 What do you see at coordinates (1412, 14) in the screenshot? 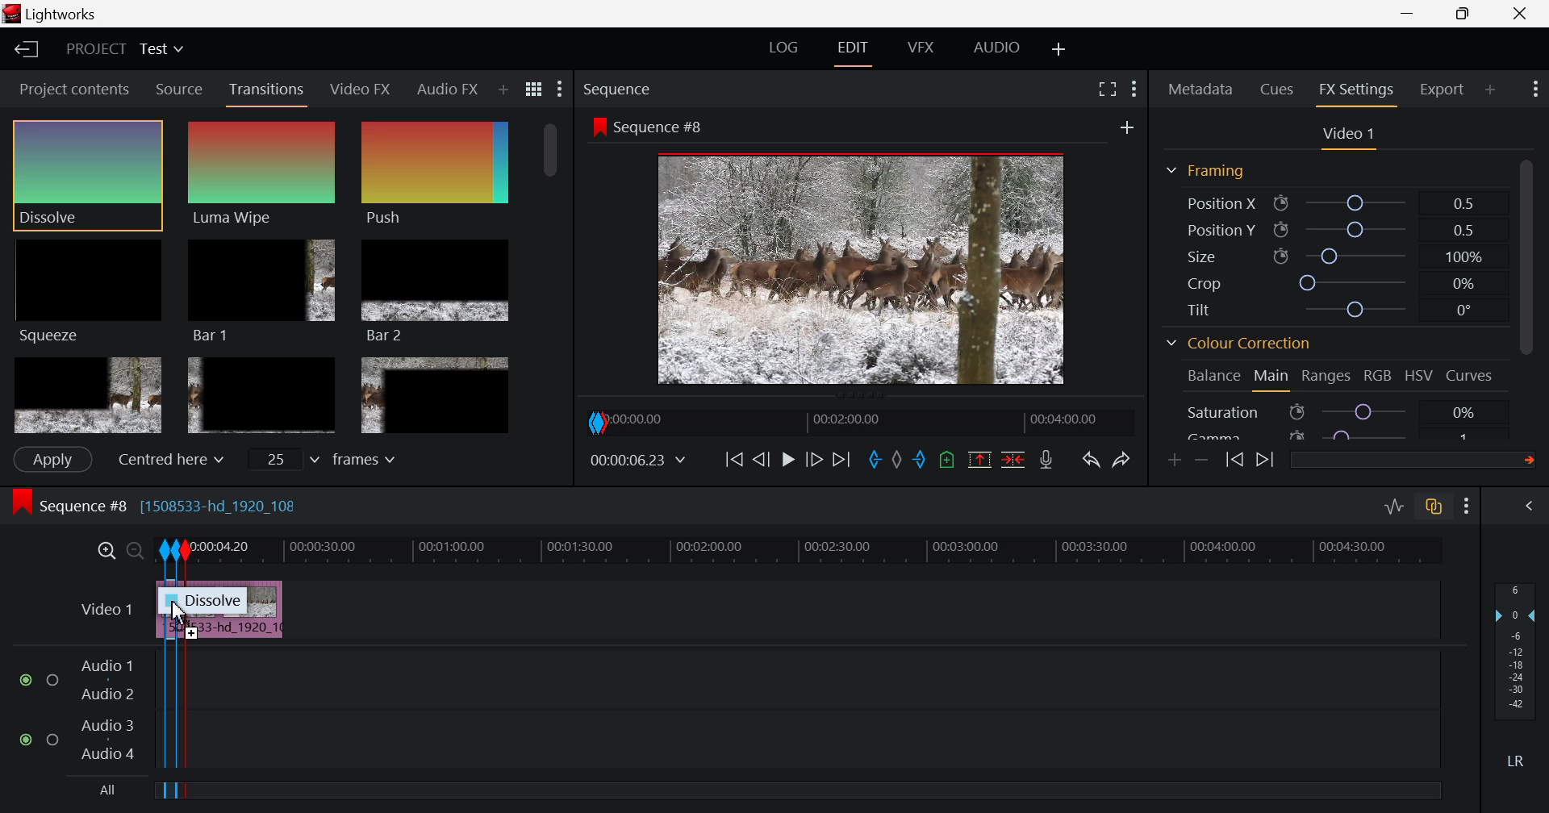
I see `Restore Down` at bounding box center [1412, 14].